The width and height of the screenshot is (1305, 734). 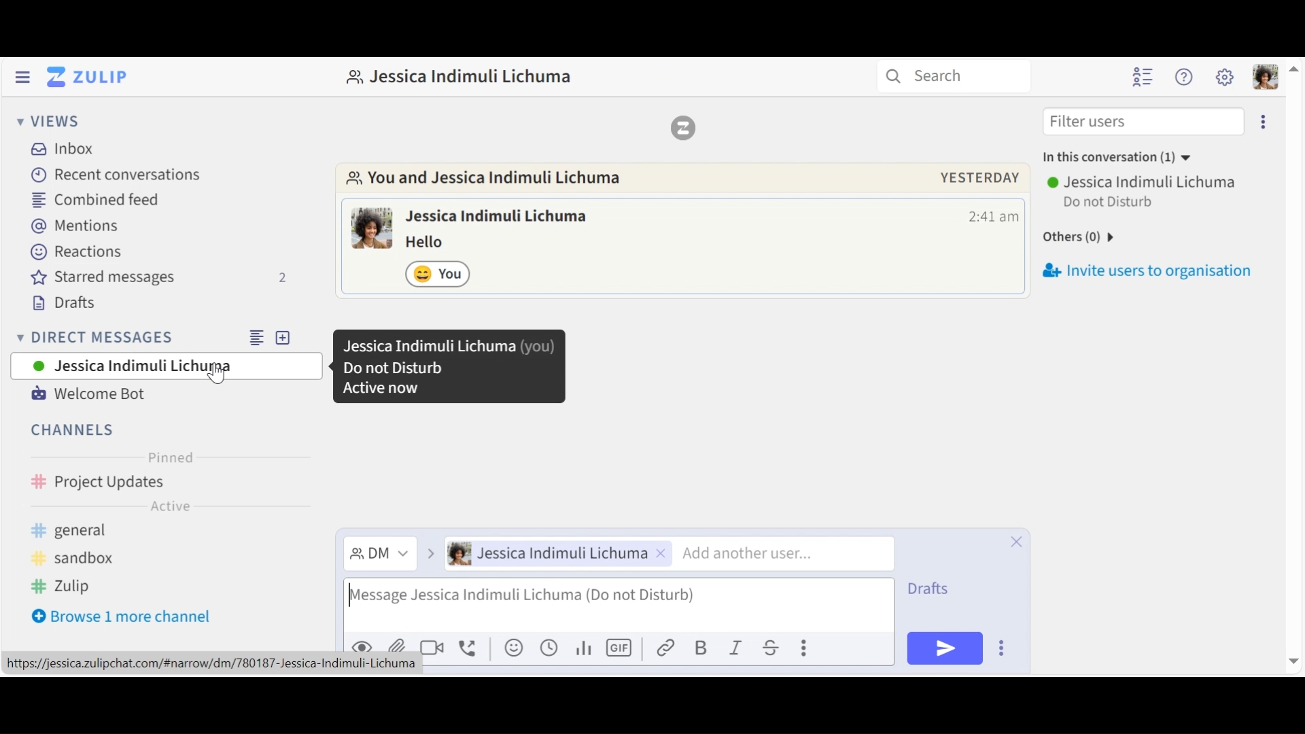 What do you see at coordinates (74, 430) in the screenshot?
I see `Channel` at bounding box center [74, 430].